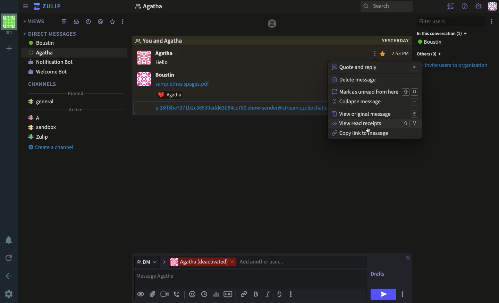 The image size is (499, 303). Describe the element at coordinates (279, 294) in the screenshot. I see `Strikethrough` at that location.